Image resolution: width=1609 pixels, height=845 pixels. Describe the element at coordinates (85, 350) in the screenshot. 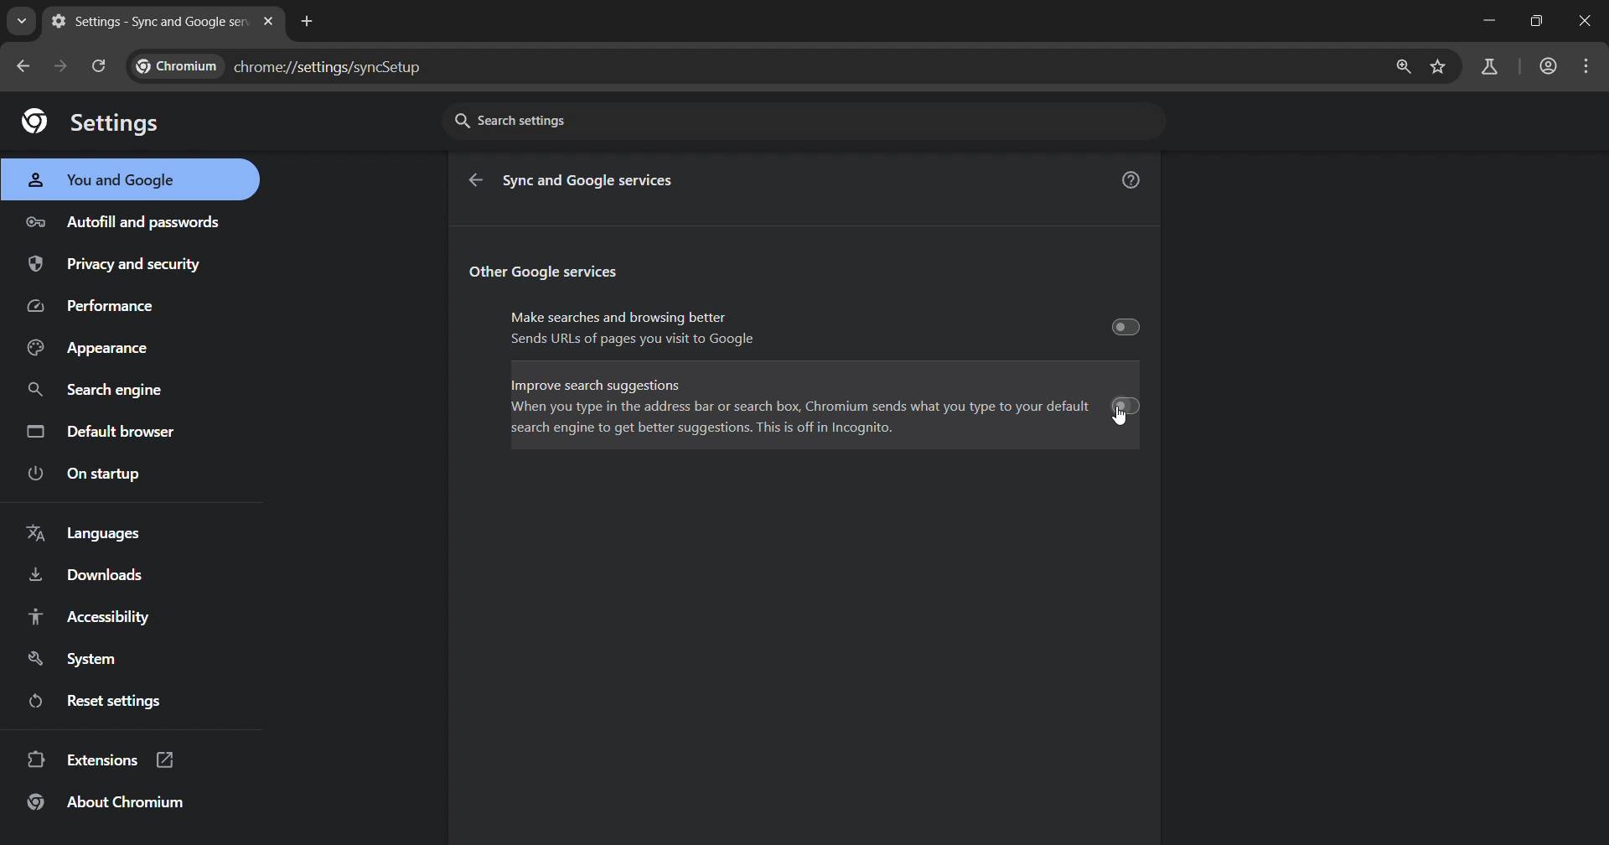

I see `appearance` at that location.